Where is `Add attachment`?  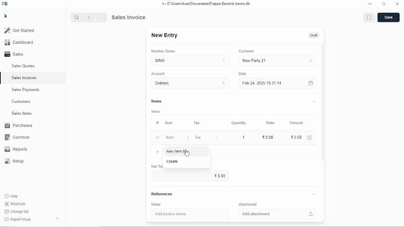
Add attachment is located at coordinates (279, 214).